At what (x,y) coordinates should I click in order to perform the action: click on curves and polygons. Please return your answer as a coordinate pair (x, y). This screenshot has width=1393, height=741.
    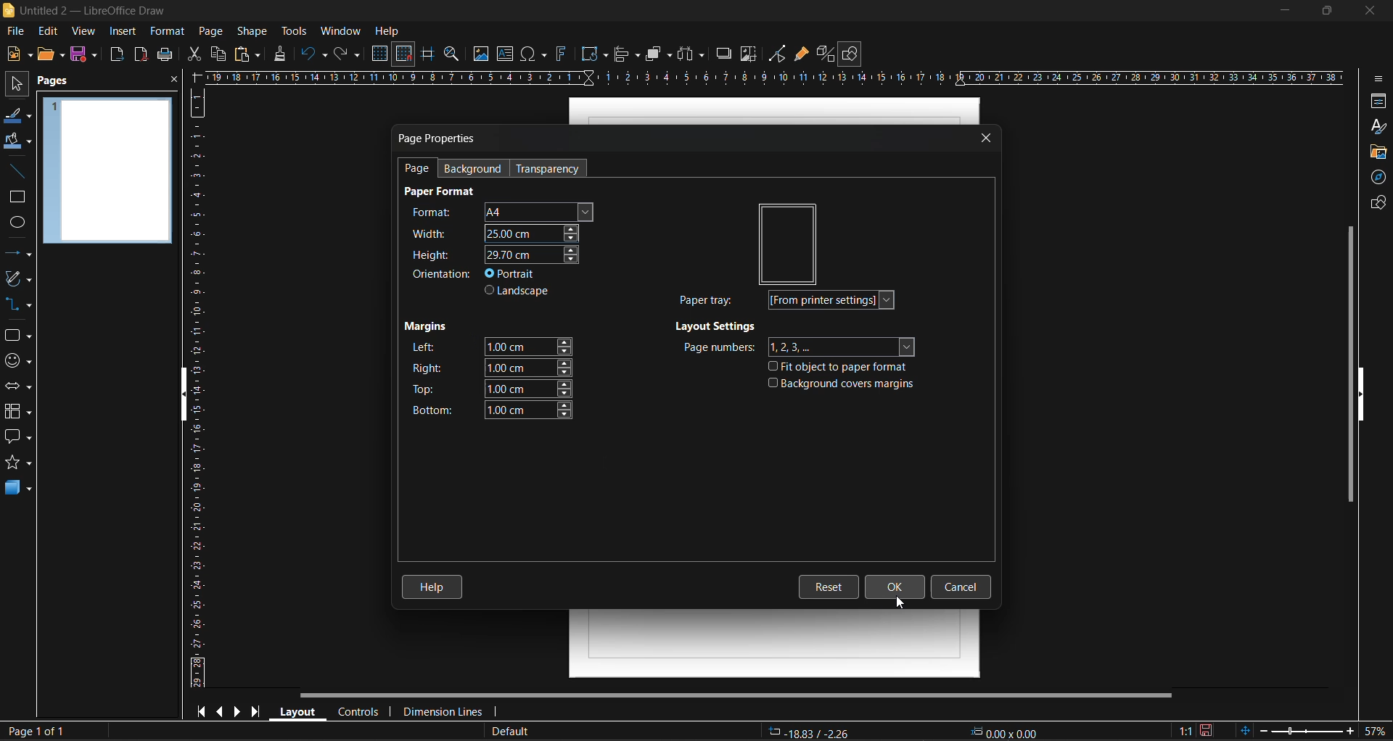
    Looking at the image, I should click on (19, 279).